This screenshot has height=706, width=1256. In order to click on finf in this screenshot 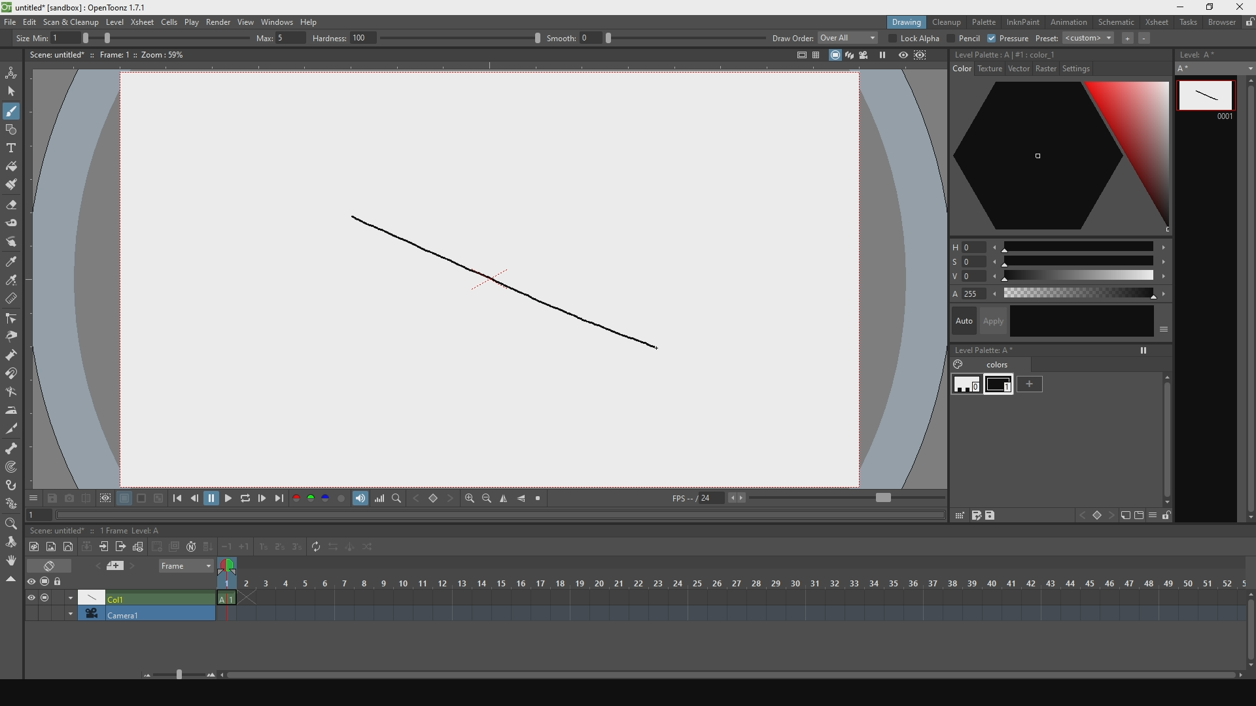, I will do `click(398, 499)`.